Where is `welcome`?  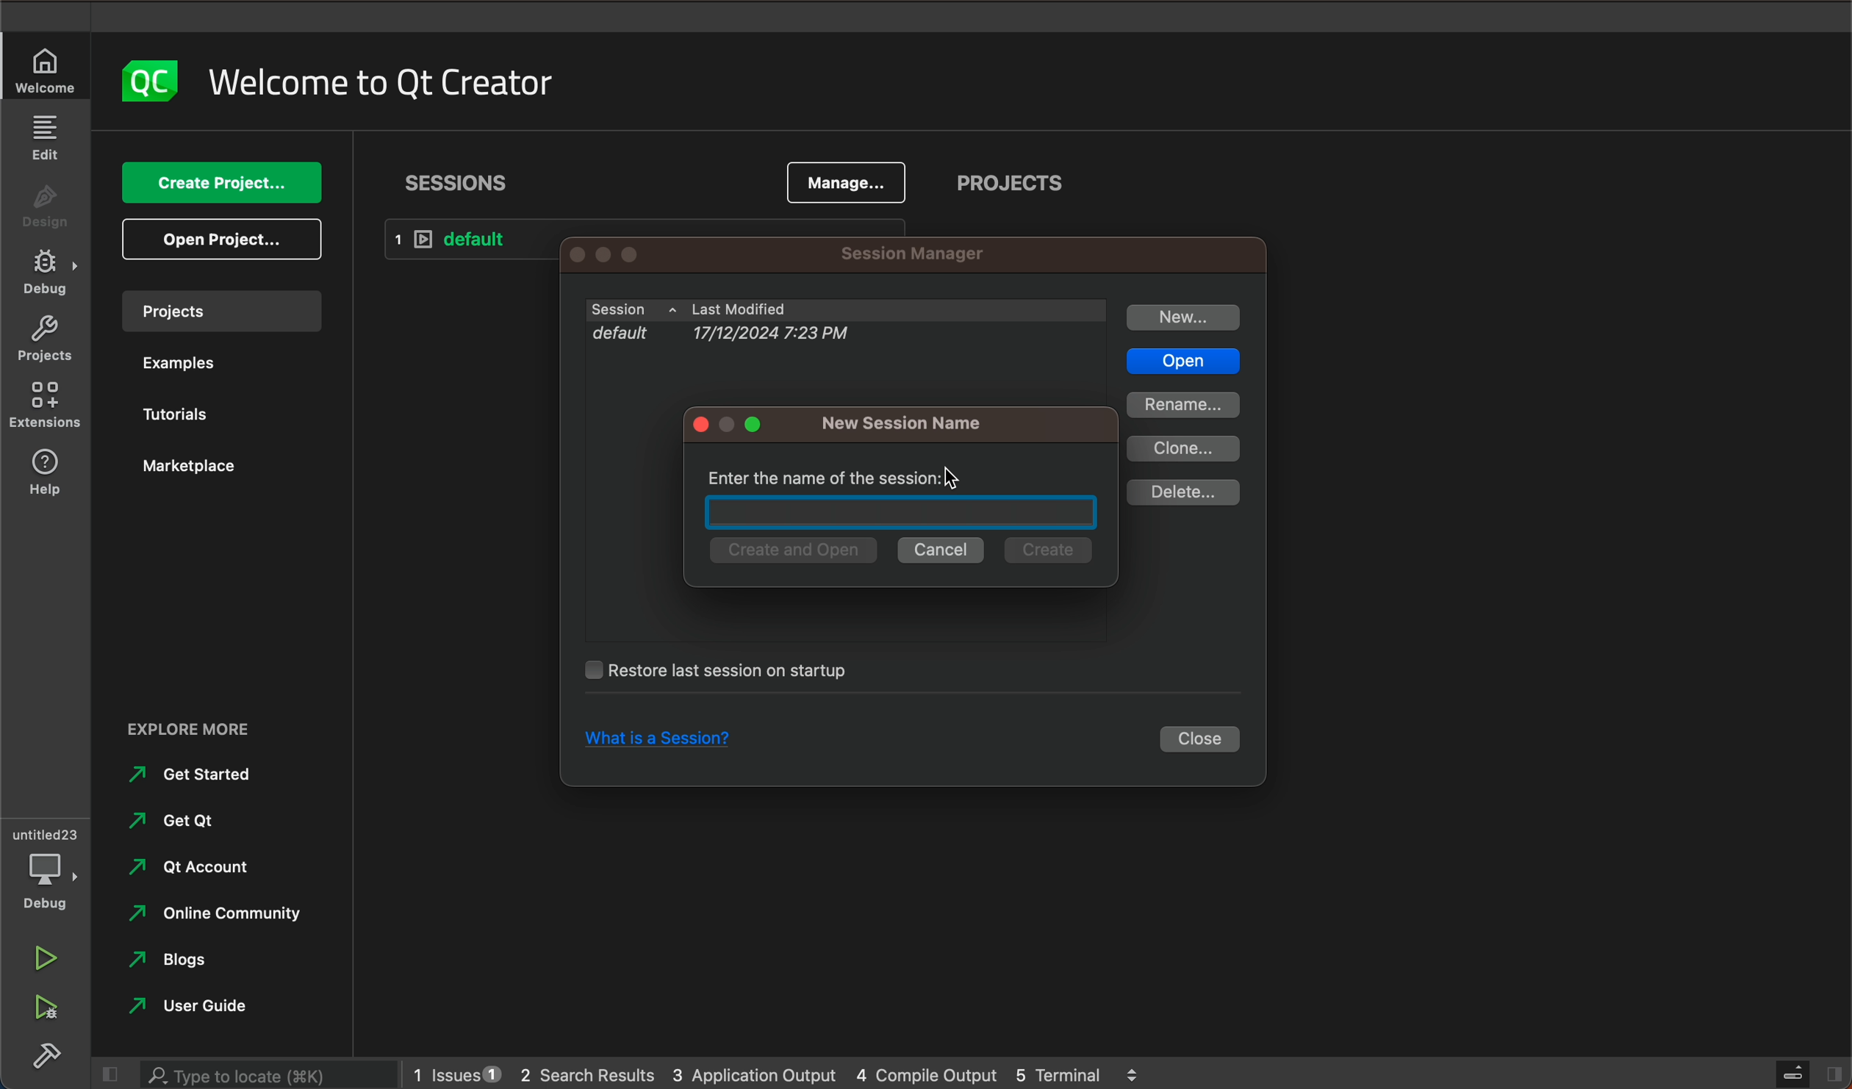 welcome is located at coordinates (382, 82).